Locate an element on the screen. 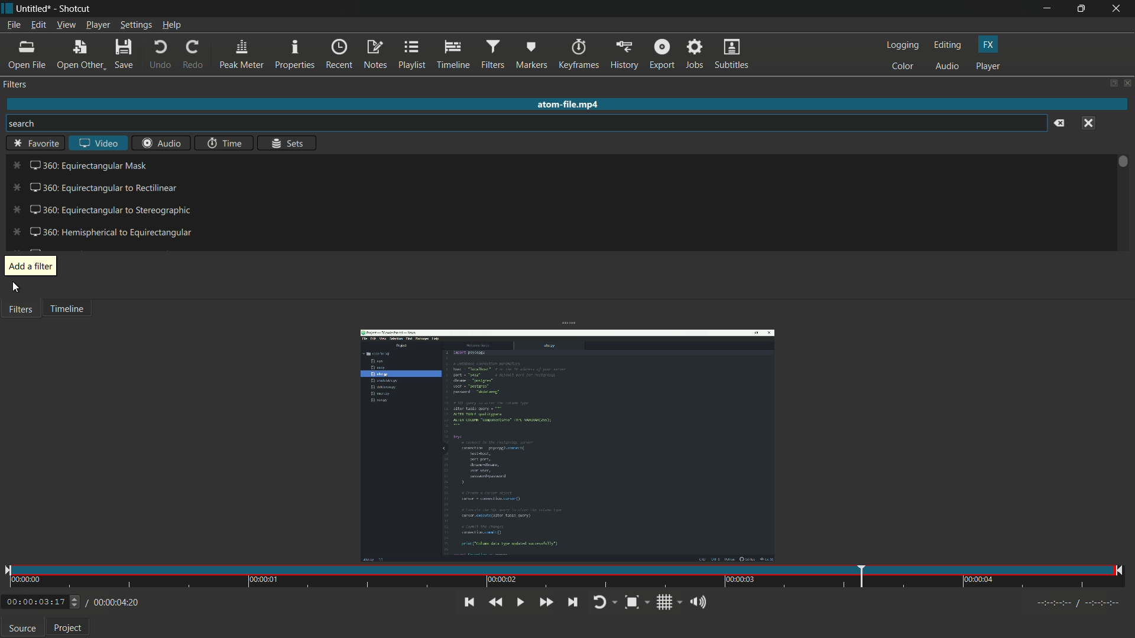  export is located at coordinates (660, 55).